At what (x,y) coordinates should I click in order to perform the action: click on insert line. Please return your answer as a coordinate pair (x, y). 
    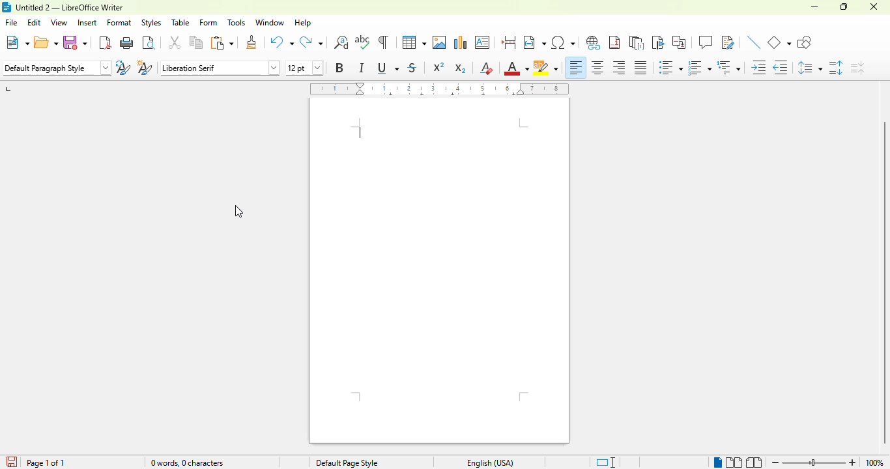
    Looking at the image, I should click on (753, 42).